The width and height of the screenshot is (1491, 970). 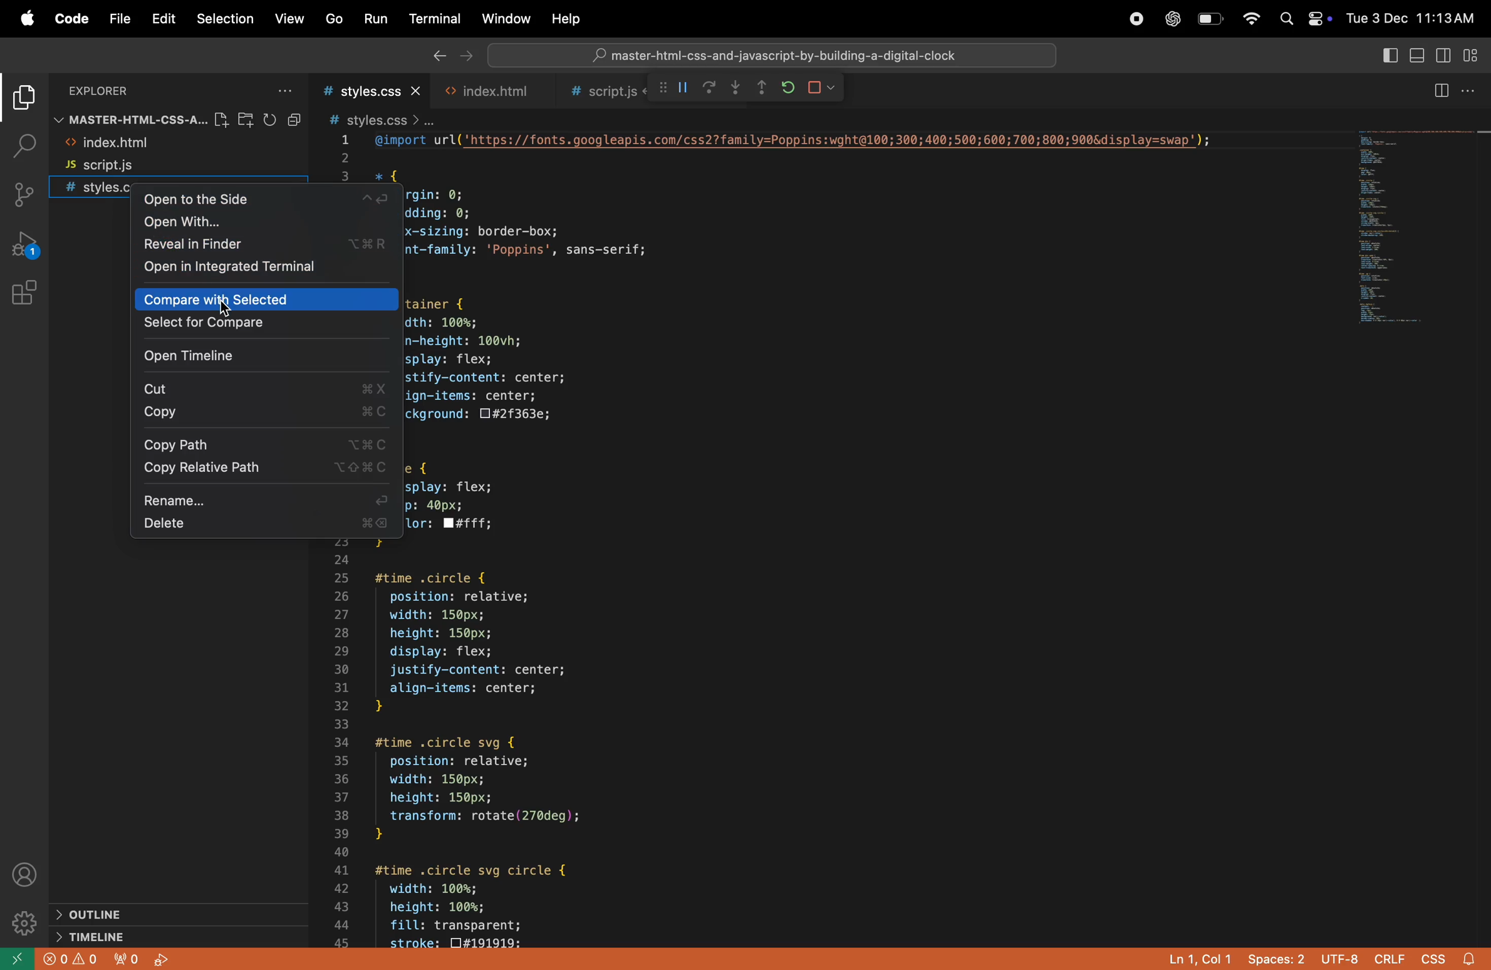 What do you see at coordinates (261, 301) in the screenshot?
I see `compare with selected` at bounding box center [261, 301].